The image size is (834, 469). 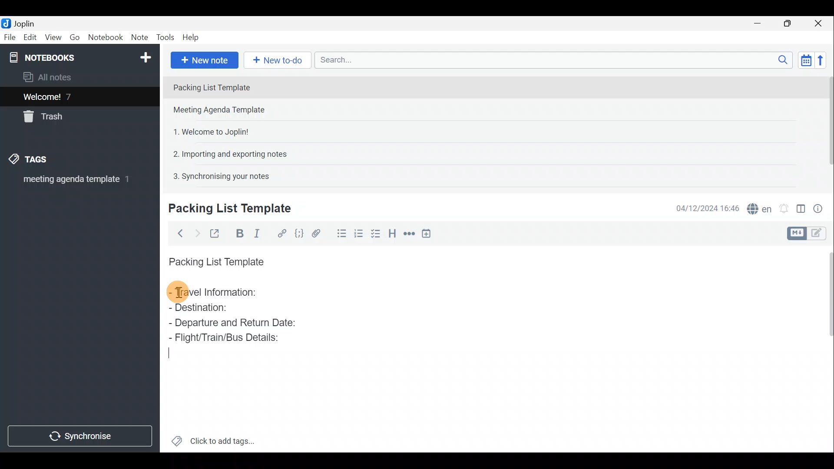 What do you see at coordinates (361, 236) in the screenshot?
I see `Numbered list` at bounding box center [361, 236].